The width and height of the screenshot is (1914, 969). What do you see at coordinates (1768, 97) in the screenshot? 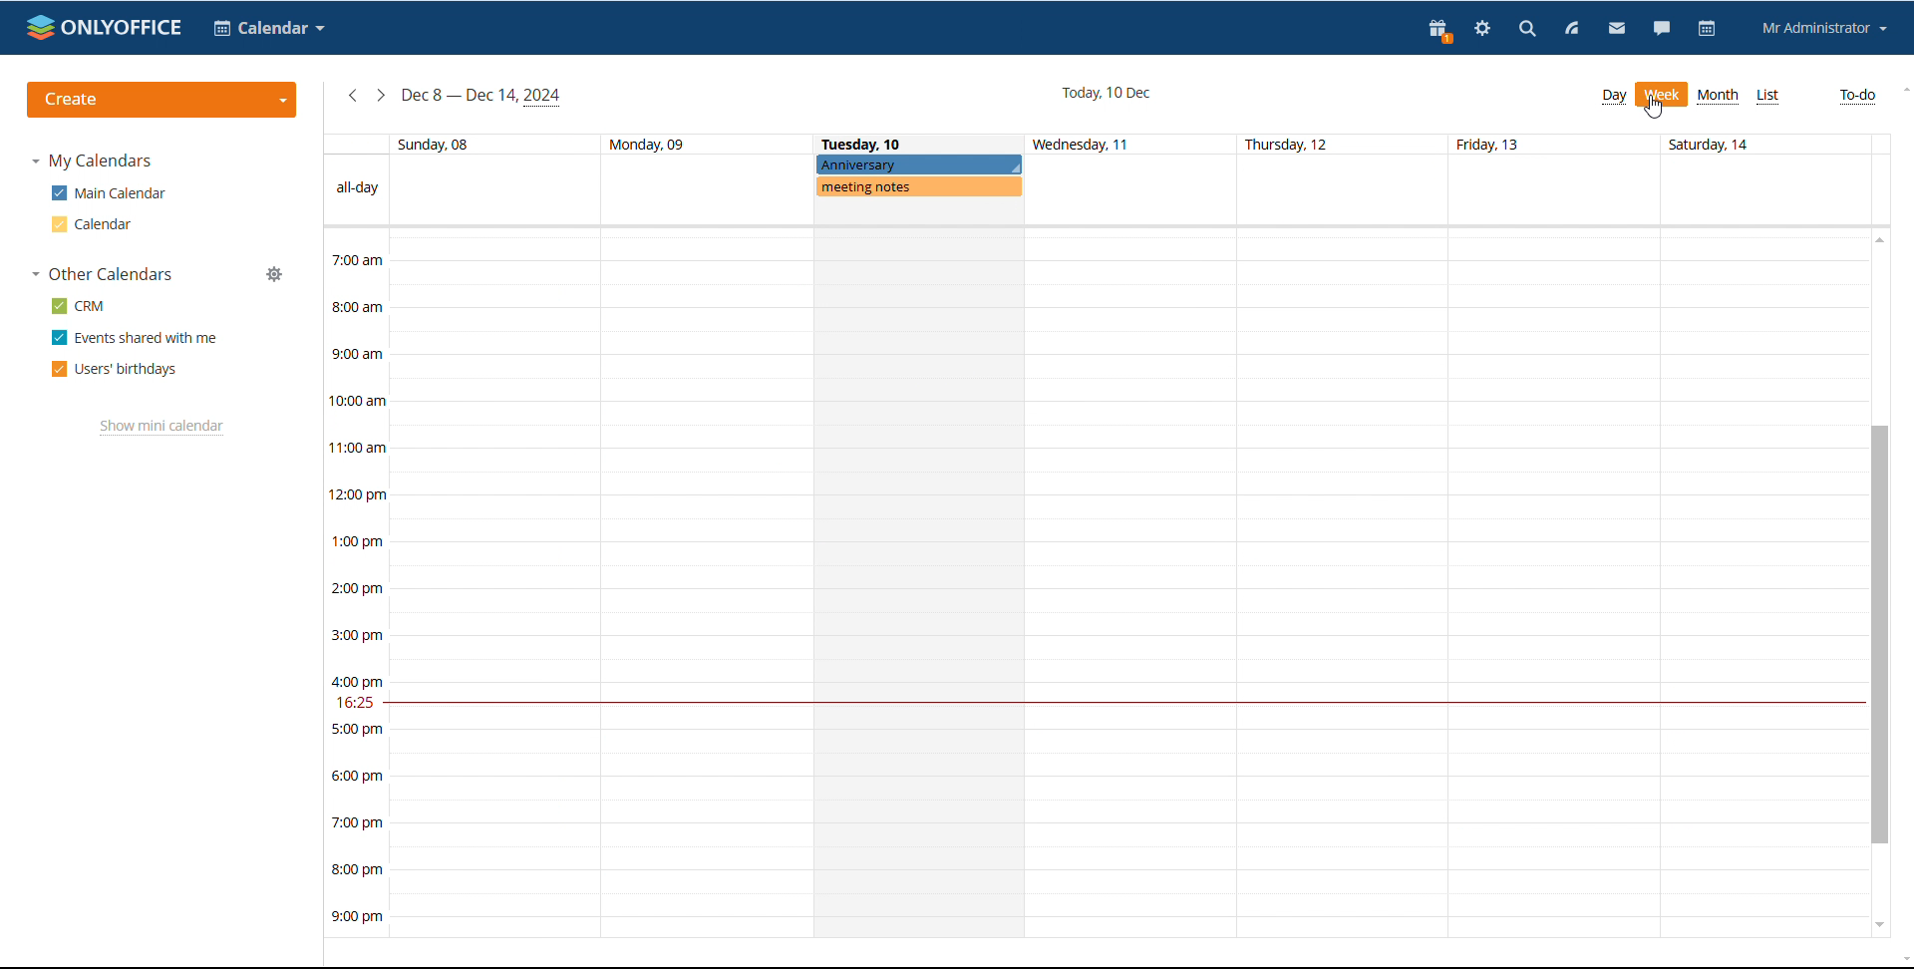
I see `list view` at bounding box center [1768, 97].